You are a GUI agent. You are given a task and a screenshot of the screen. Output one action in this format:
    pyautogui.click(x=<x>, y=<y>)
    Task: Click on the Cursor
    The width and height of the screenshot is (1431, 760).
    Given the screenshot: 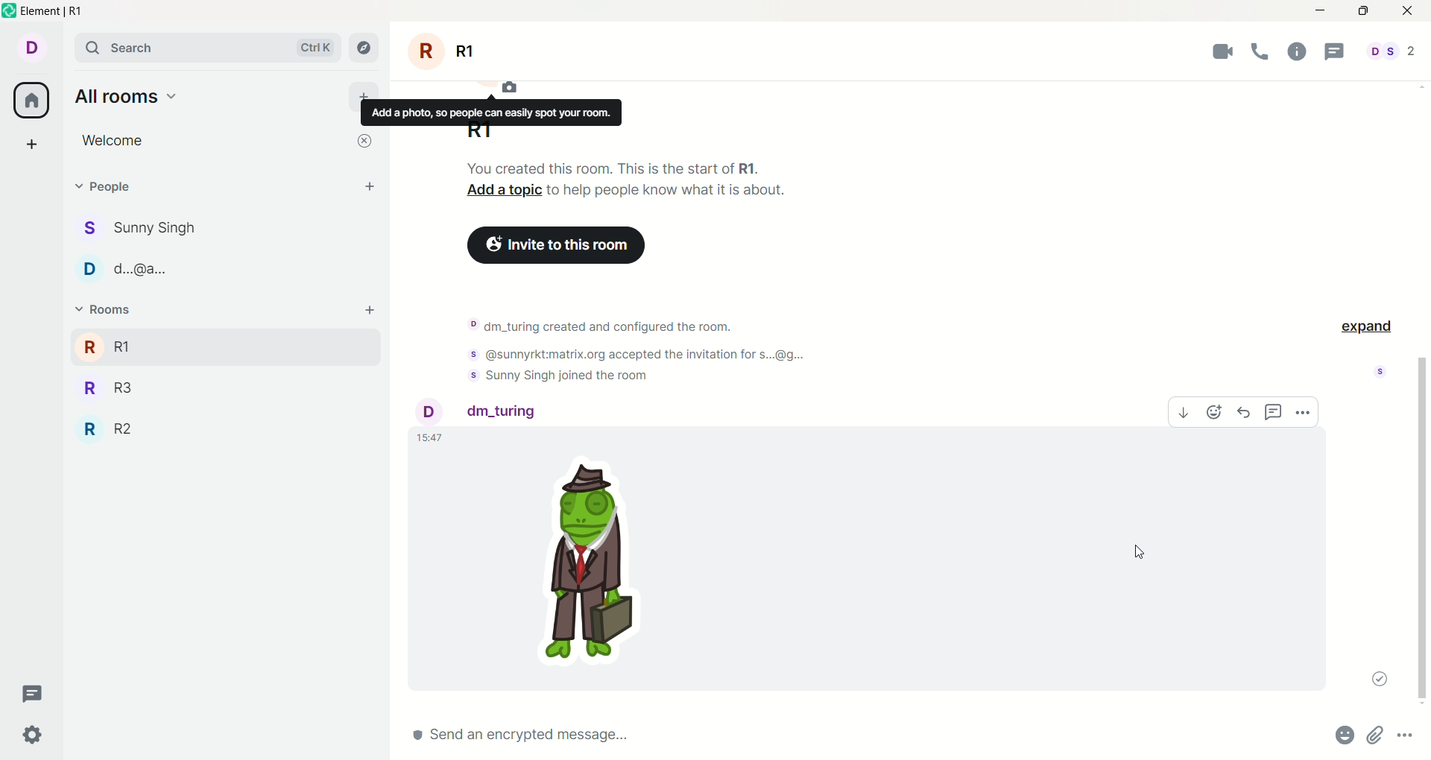 What is the action you would take?
    pyautogui.click(x=1140, y=552)
    